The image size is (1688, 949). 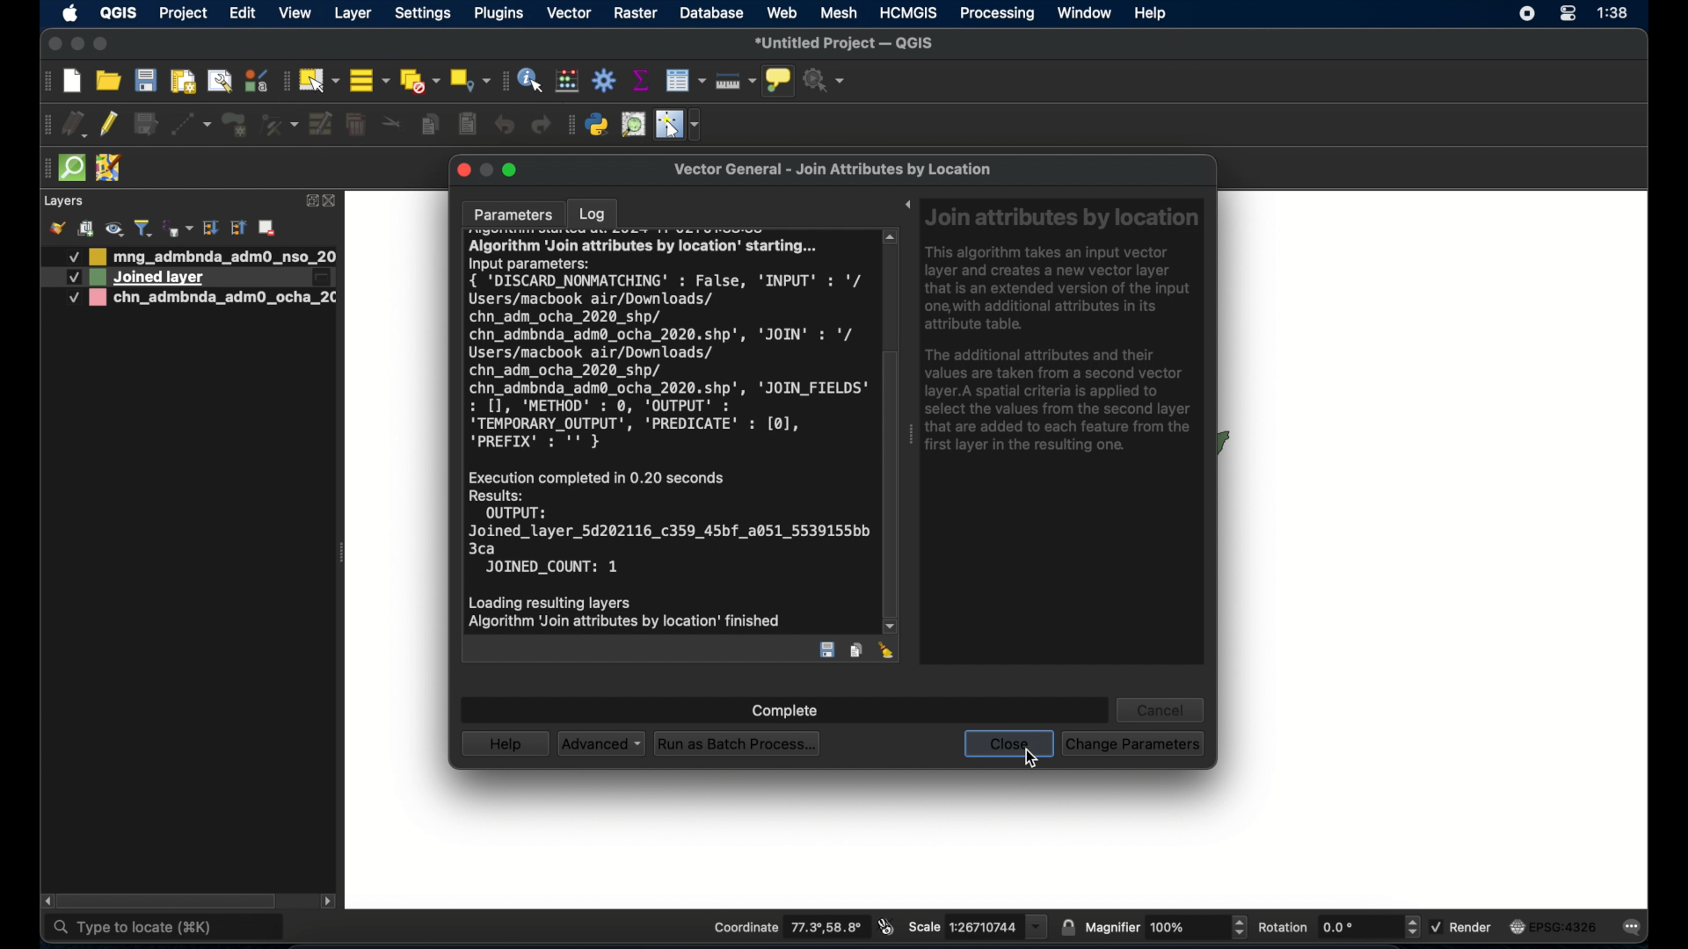 I want to click on log tab selected, so click(x=592, y=211).